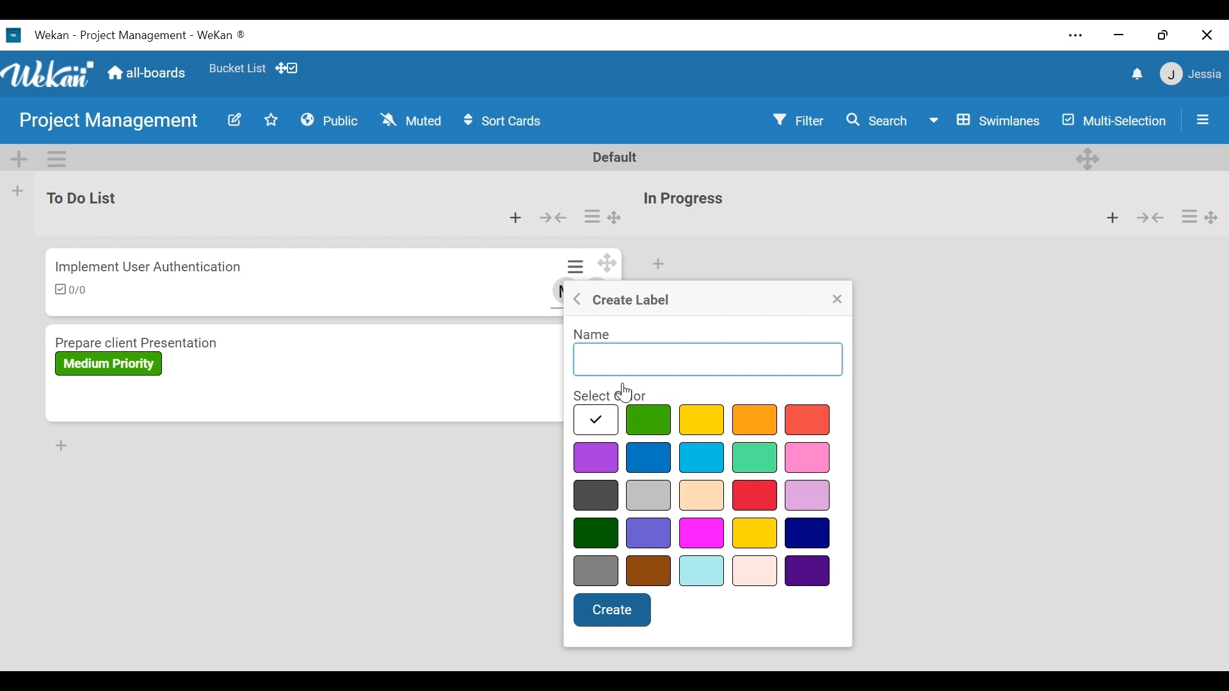  I want to click on close, so click(1207, 35).